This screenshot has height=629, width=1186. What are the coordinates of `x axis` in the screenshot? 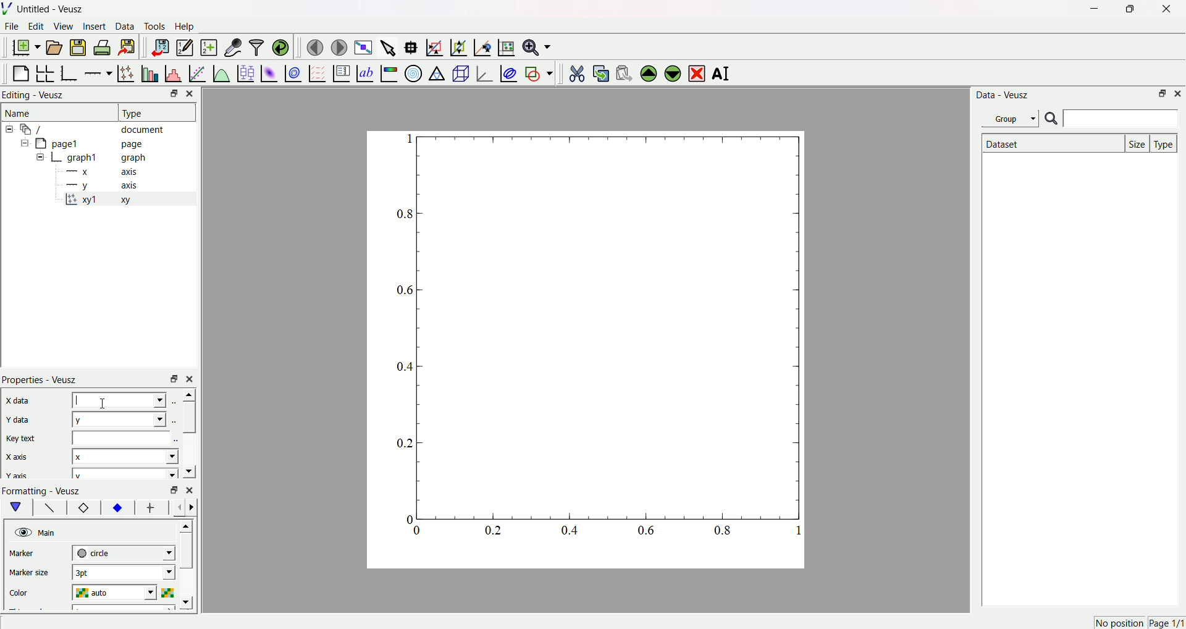 It's located at (104, 172).